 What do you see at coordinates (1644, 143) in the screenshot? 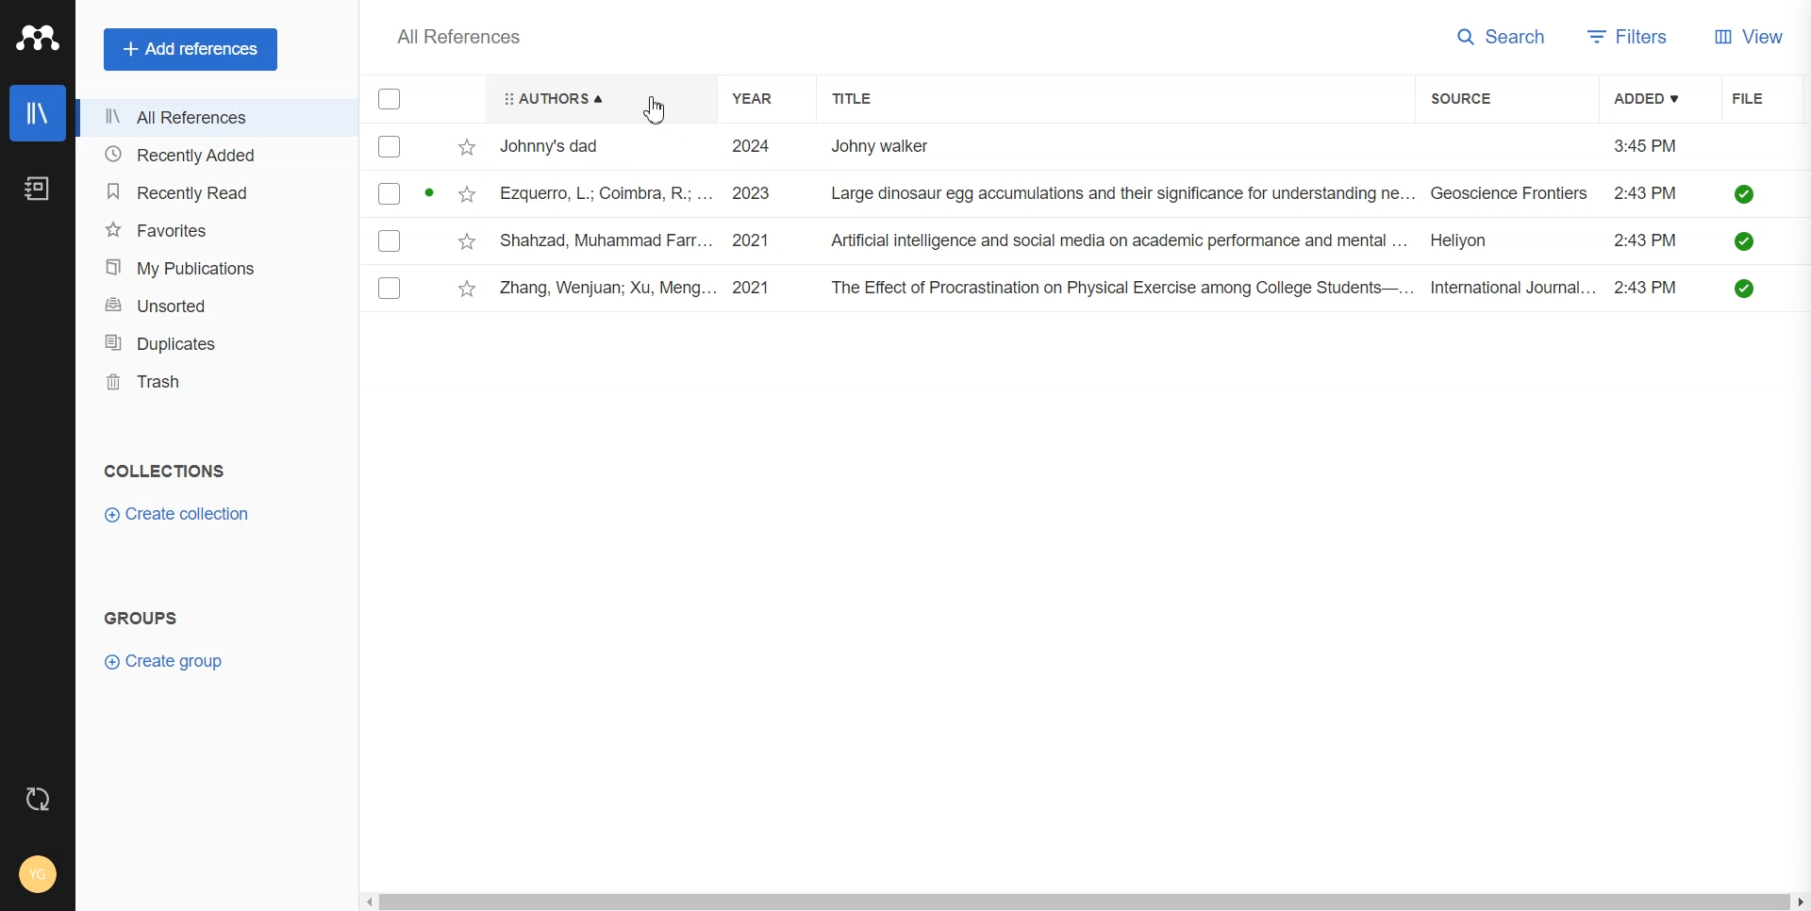
I see `3:45 PM` at bounding box center [1644, 143].